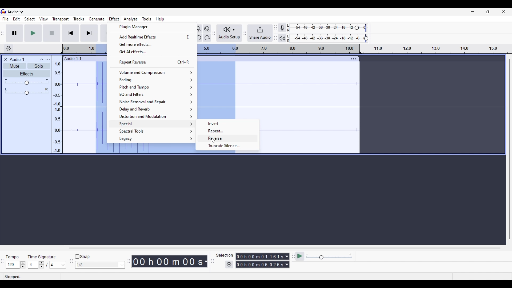 This screenshot has height=288, width=512. Describe the element at coordinates (85, 49) in the screenshot. I see `Scale` at that location.